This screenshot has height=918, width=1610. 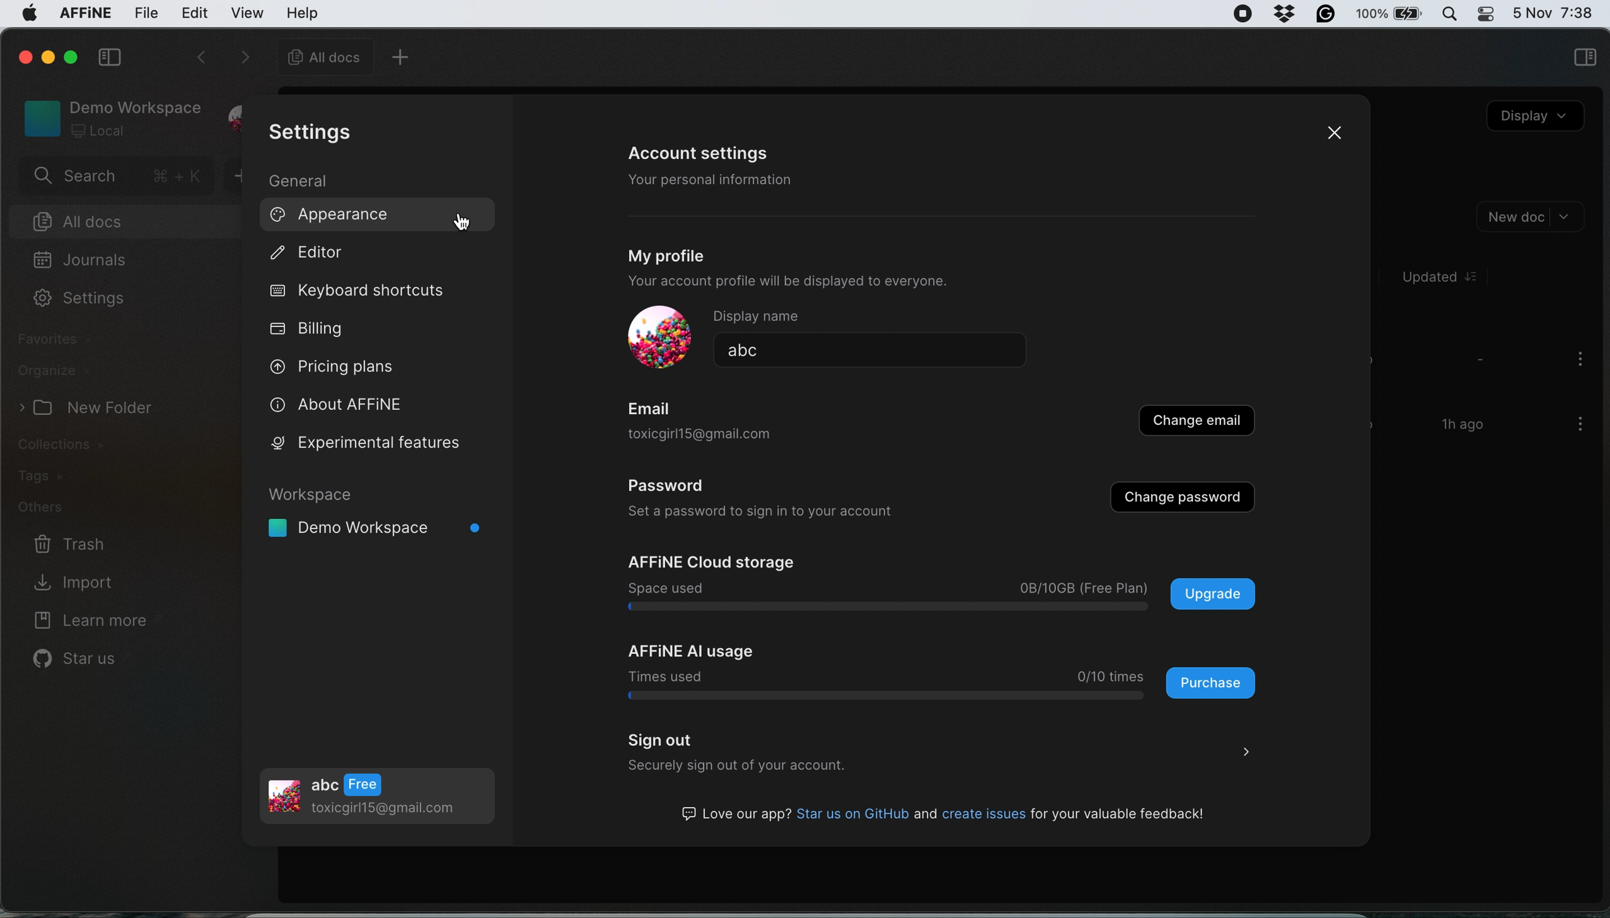 What do you see at coordinates (1533, 217) in the screenshot?
I see `new doc` at bounding box center [1533, 217].